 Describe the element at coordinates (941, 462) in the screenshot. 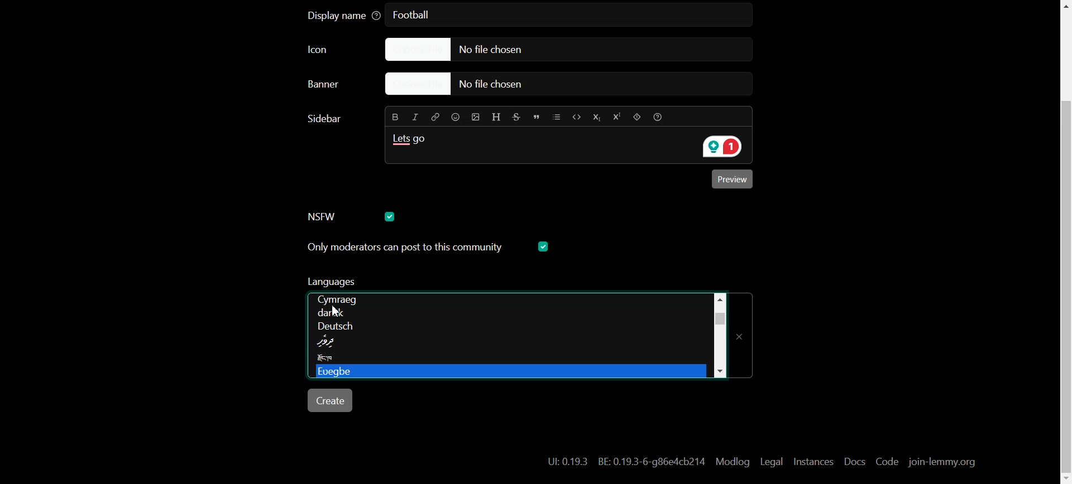

I see `Join-lemmy.org` at that location.